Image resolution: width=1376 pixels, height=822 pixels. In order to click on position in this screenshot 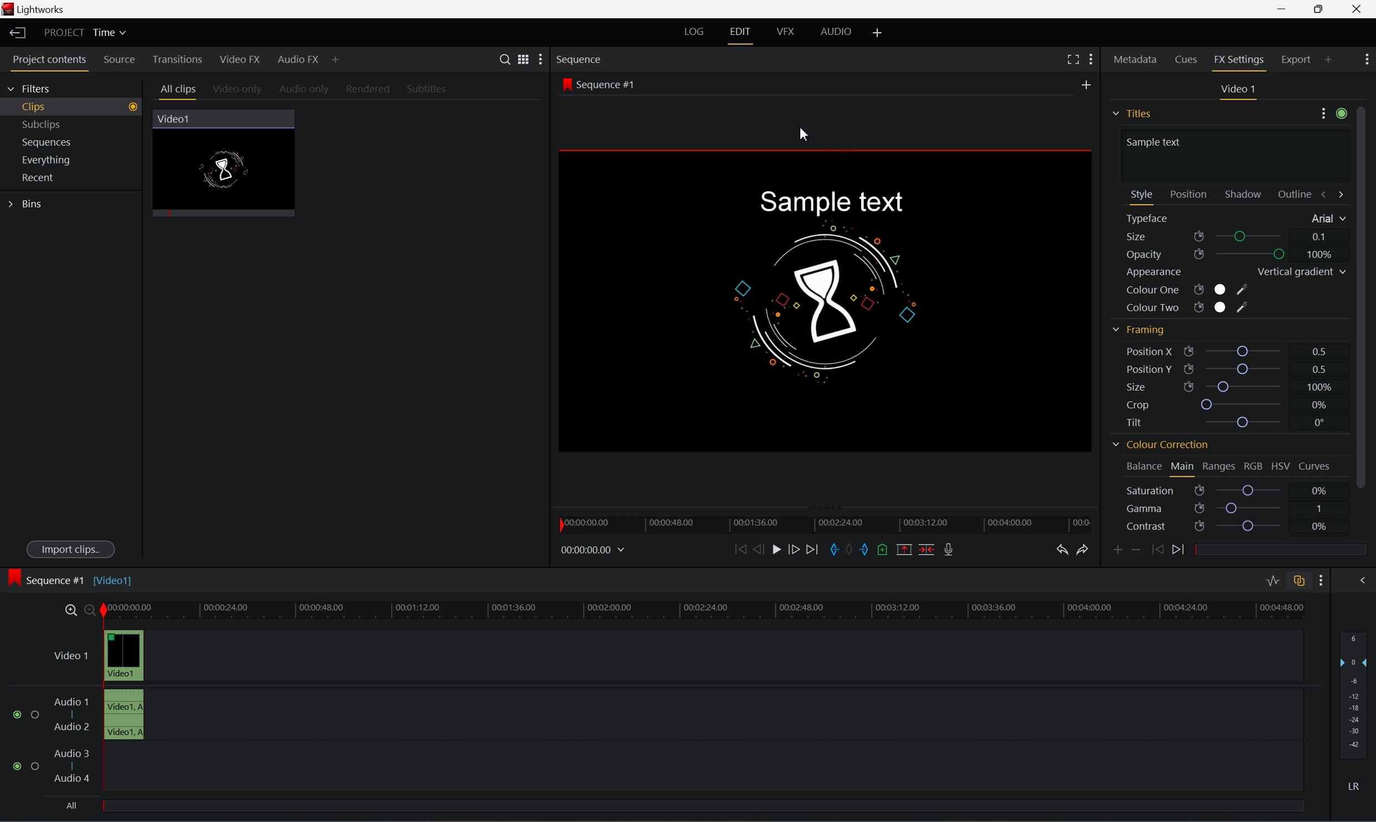, I will do `click(1189, 193)`.